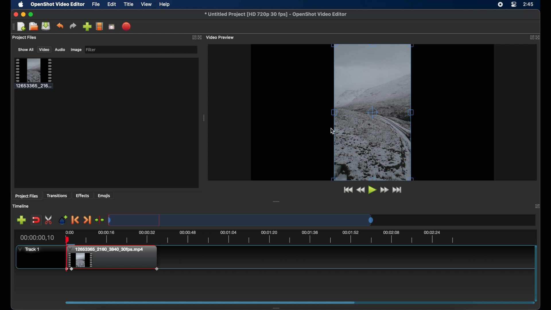 The width and height of the screenshot is (551, 310). What do you see at coordinates (112, 263) in the screenshot?
I see `clip` at bounding box center [112, 263].